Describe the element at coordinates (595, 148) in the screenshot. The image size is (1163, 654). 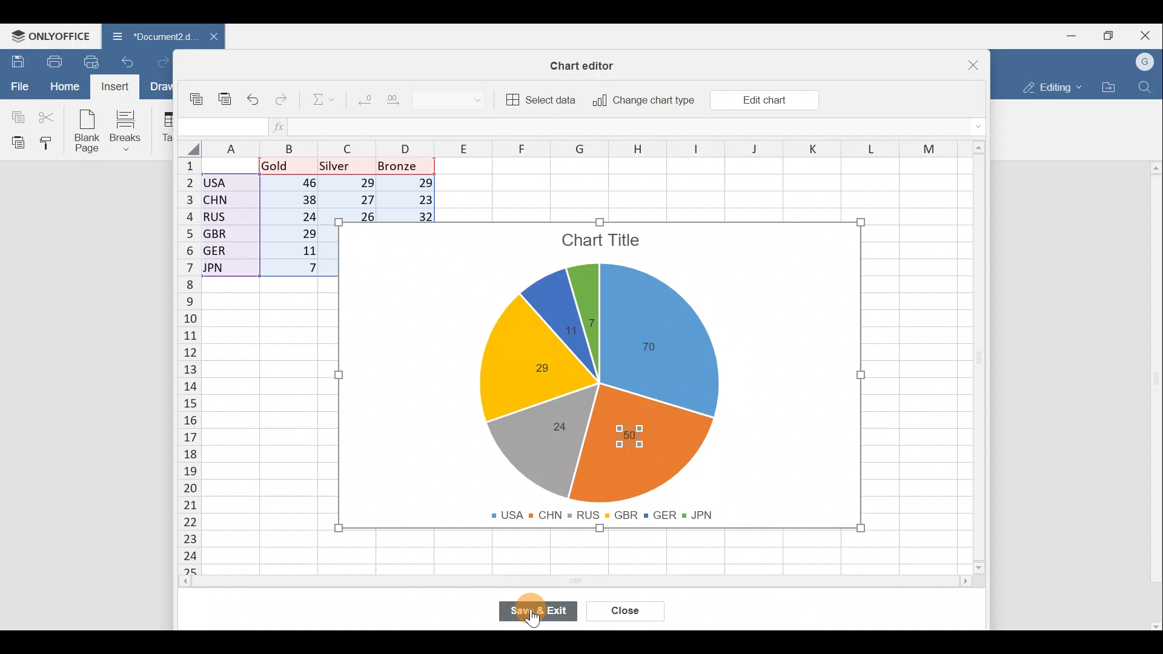
I see `Columns` at that location.